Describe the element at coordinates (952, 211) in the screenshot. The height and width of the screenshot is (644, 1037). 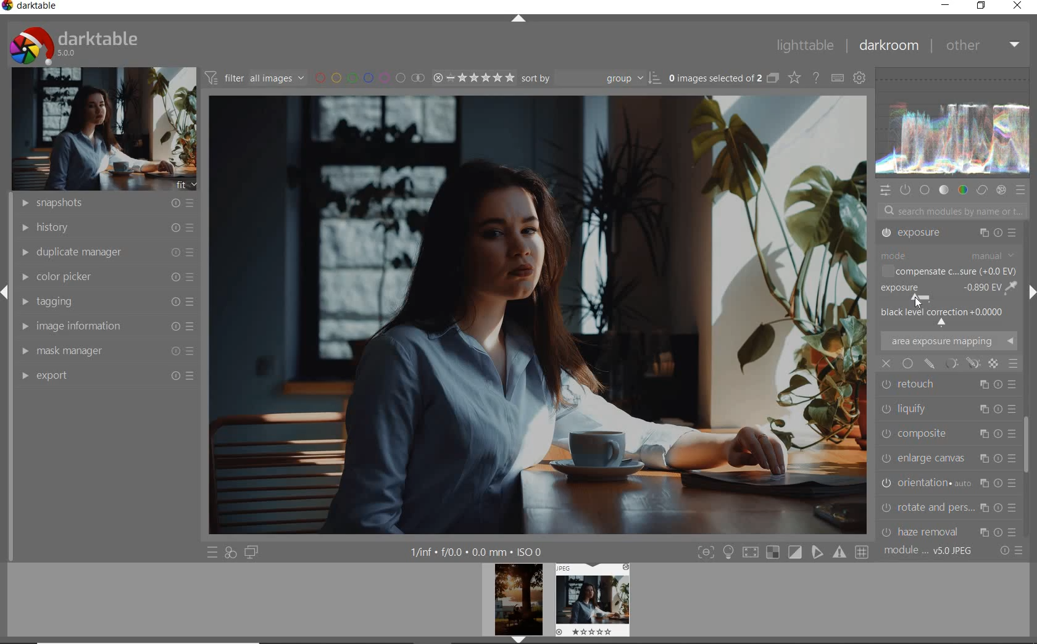
I see `SEARCH MODULES` at that location.